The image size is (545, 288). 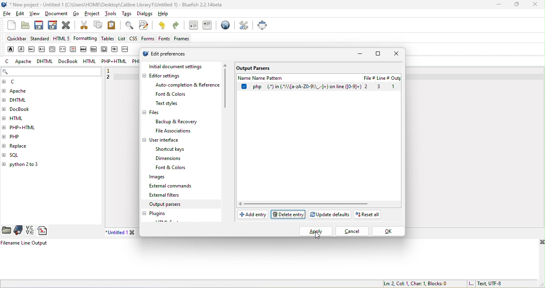 What do you see at coordinates (178, 26) in the screenshot?
I see `redo` at bounding box center [178, 26].